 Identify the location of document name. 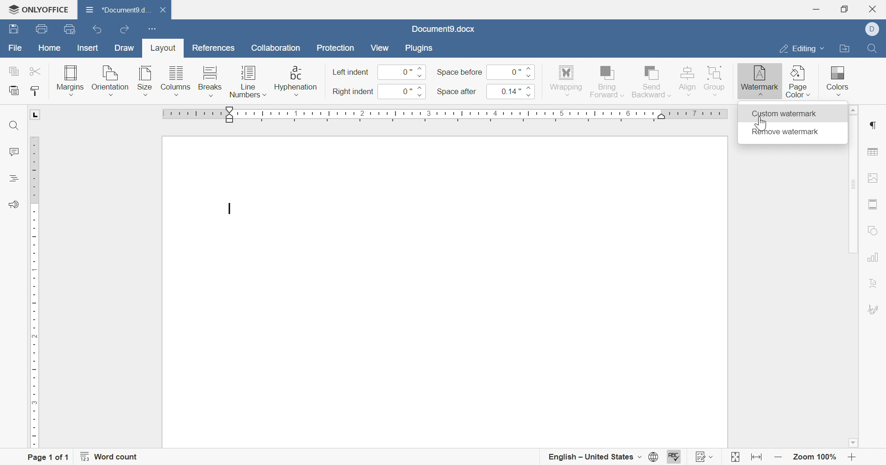
(116, 9).